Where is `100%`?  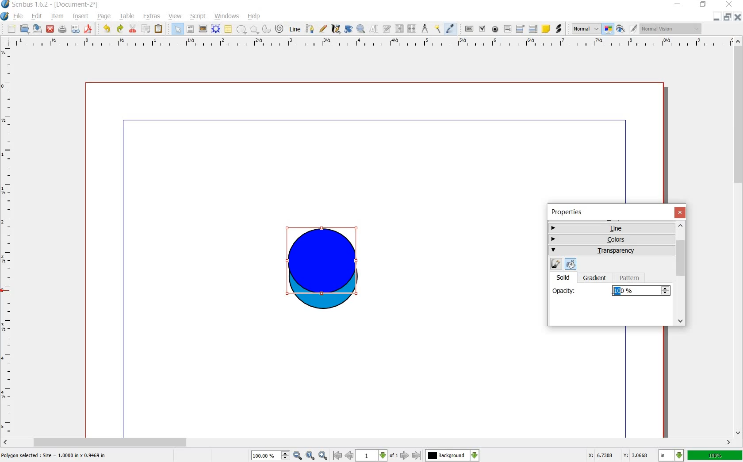
100% is located at coordinates (265, 455).